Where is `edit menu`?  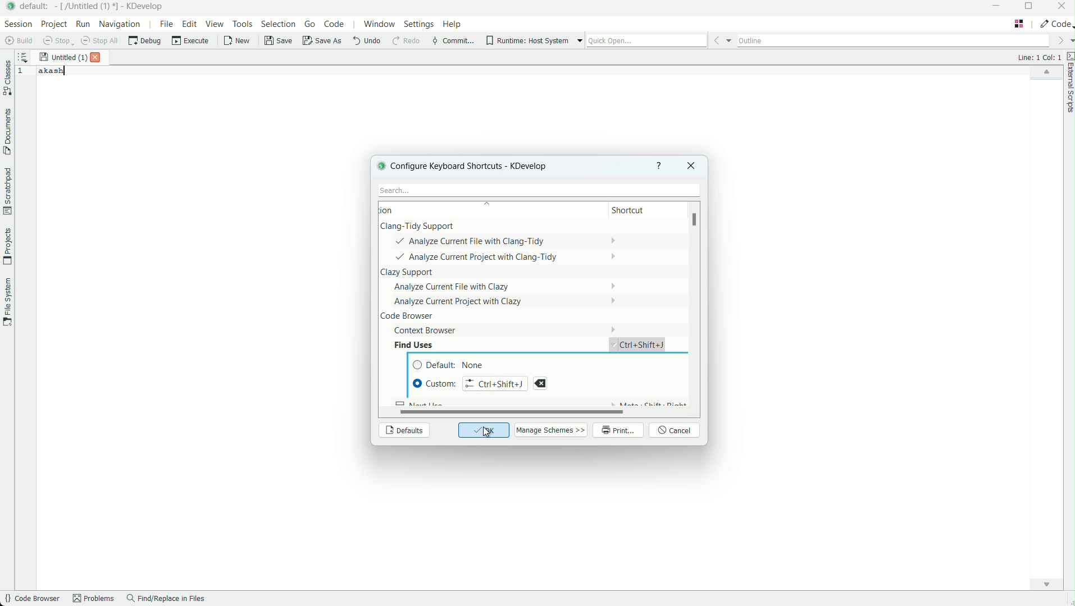 edit menu is located at coordinates (190, 24).